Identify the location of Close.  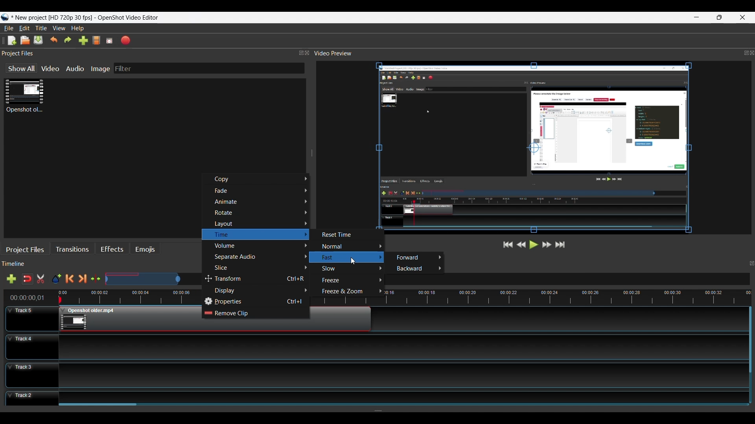
(742, 17).